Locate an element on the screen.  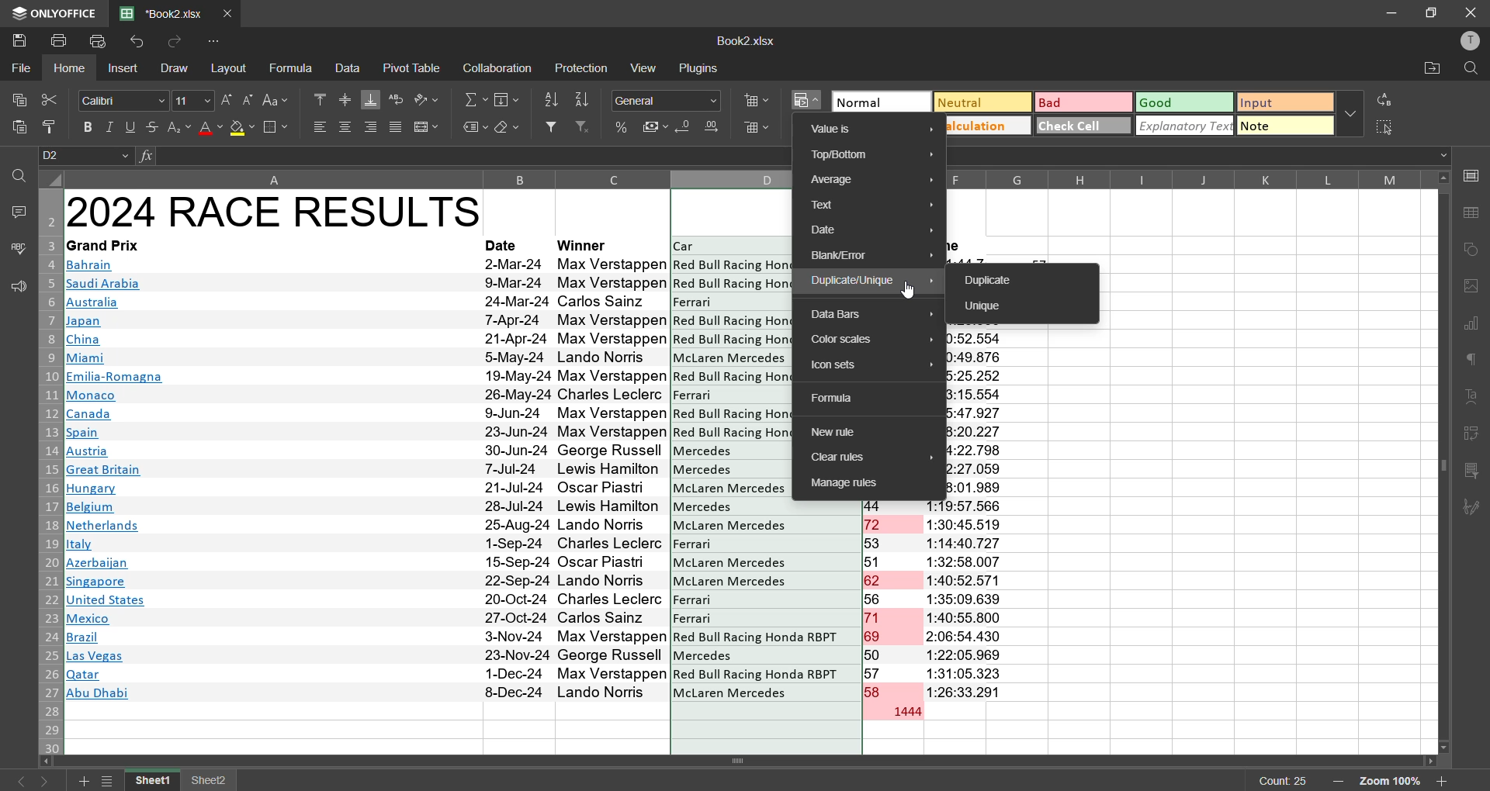
sheet  name is located at coordinates (155, 781).